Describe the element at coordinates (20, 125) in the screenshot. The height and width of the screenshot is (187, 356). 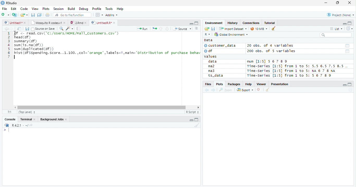
I see `R 4.2.1 ~/` at that location.